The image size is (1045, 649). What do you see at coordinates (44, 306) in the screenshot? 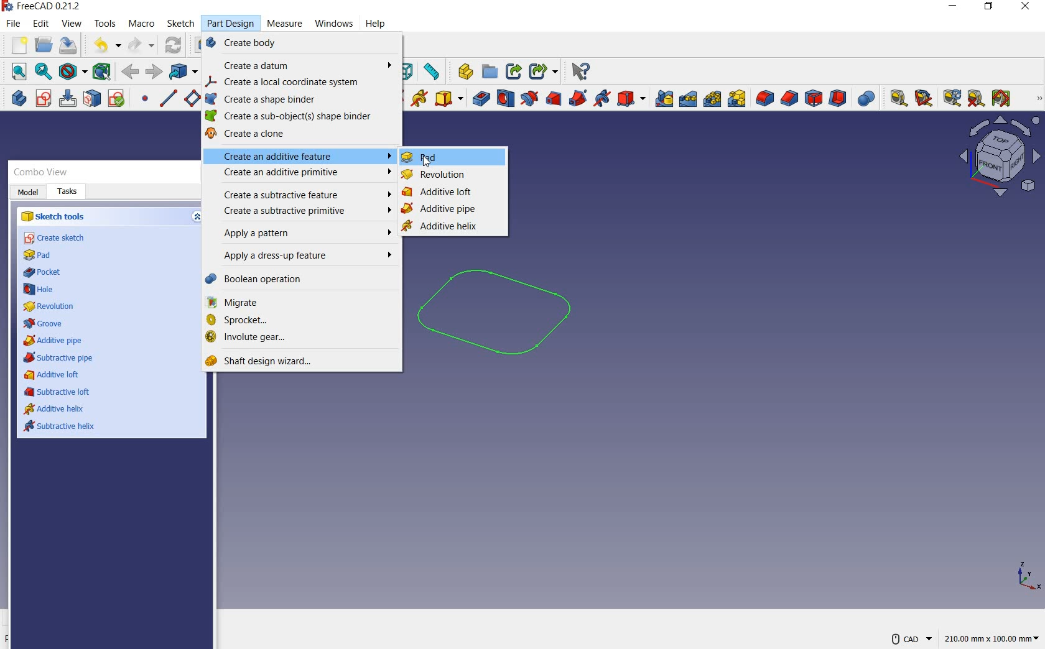
I see `revolution` at bounding box center [44, 306].